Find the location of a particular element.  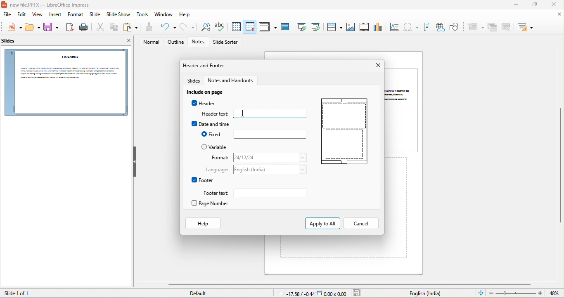

display to grid is located at coordinates (236, 27).